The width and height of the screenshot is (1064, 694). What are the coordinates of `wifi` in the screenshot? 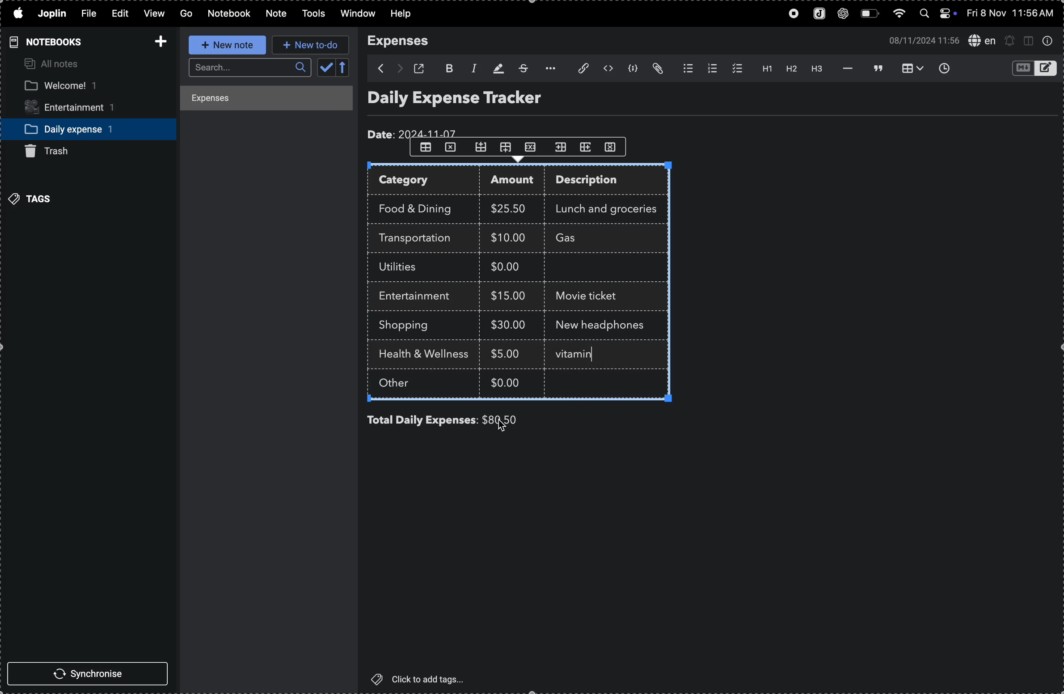 It's located at (898, 16).